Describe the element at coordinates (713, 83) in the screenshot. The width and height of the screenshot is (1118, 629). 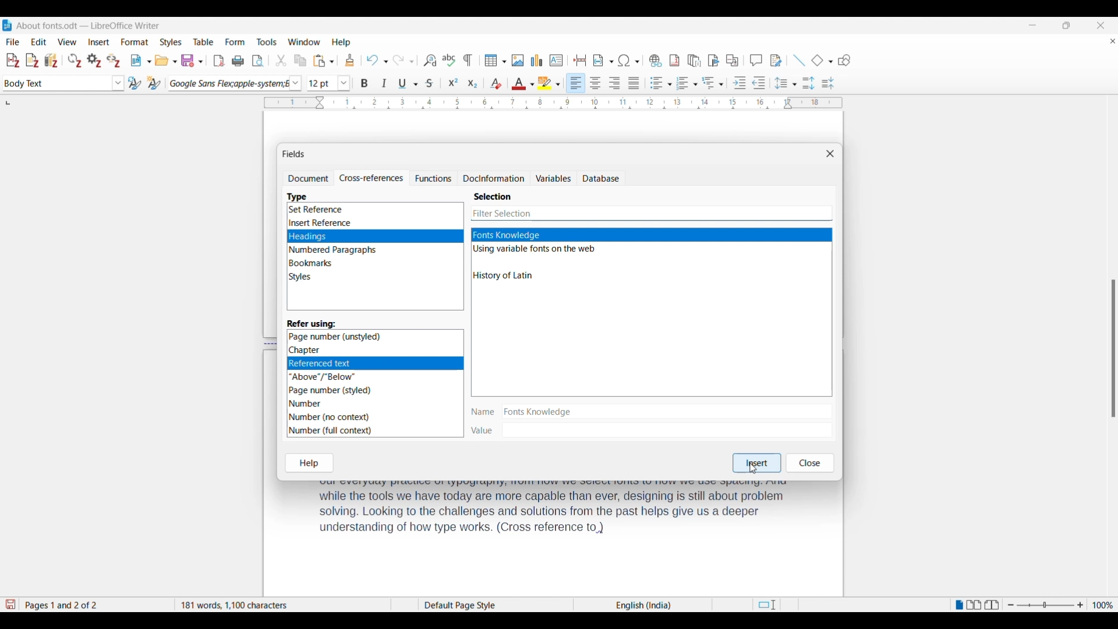
I see `Outline format options` at that location.